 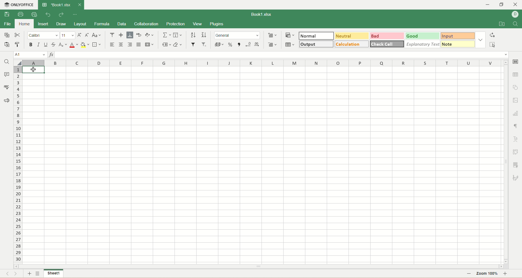 What do you see at coordinates (237, 35) in the screenshot?
I see `number format` at bounding box center [237, 35].